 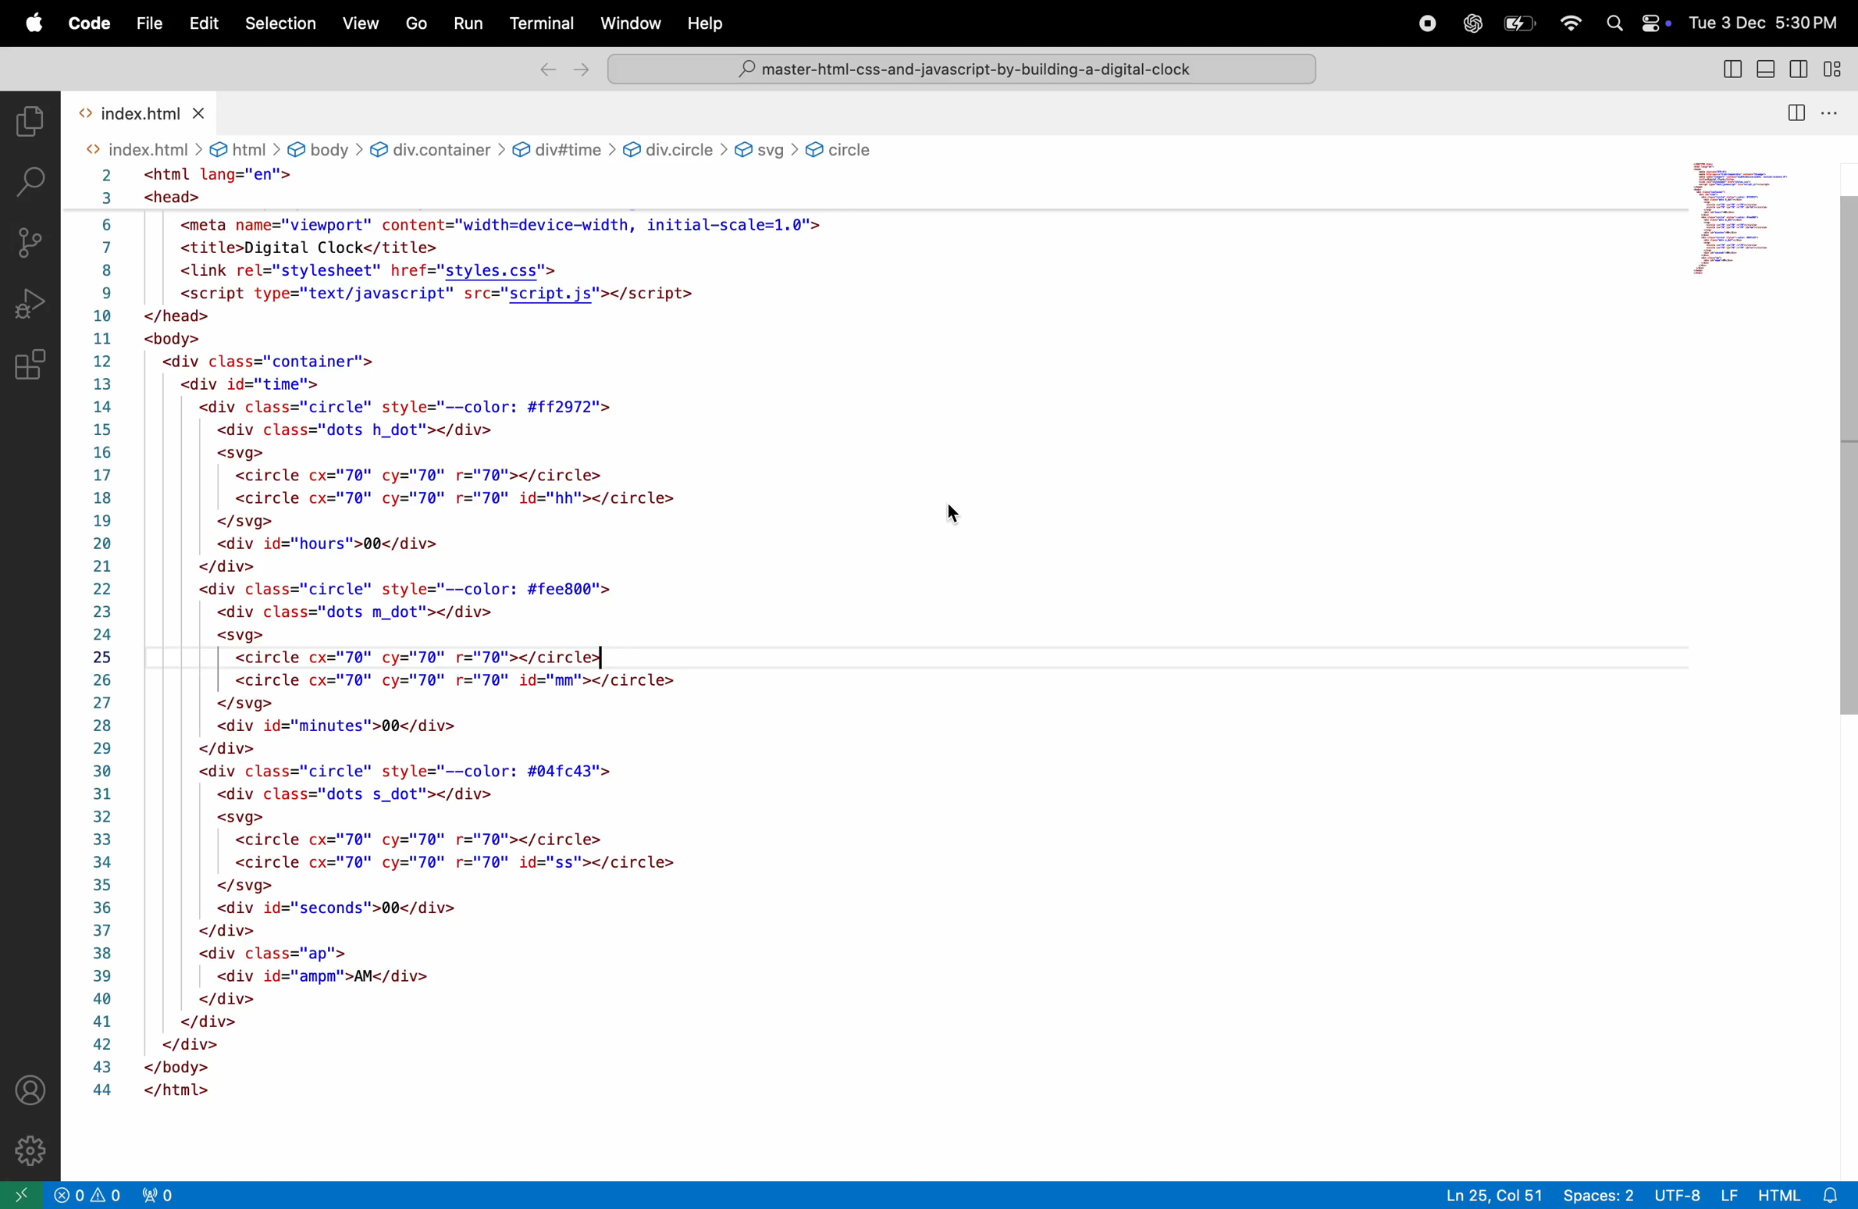 What do you see at coordinates (415, 23) in the screenshot?
I see `Go` at bounding box center [415, 23].